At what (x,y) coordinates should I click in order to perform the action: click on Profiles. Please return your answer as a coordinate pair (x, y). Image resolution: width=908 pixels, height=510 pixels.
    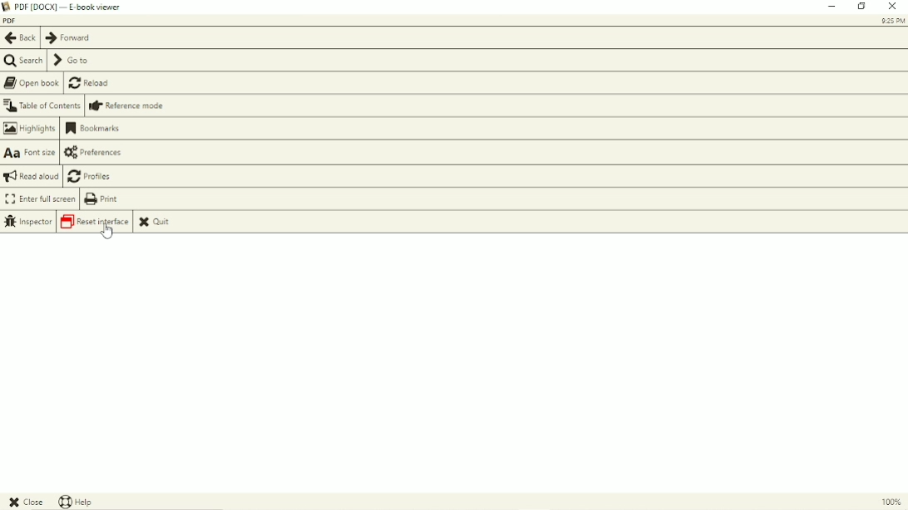
    Looking at the image, I should click on (91, 176).